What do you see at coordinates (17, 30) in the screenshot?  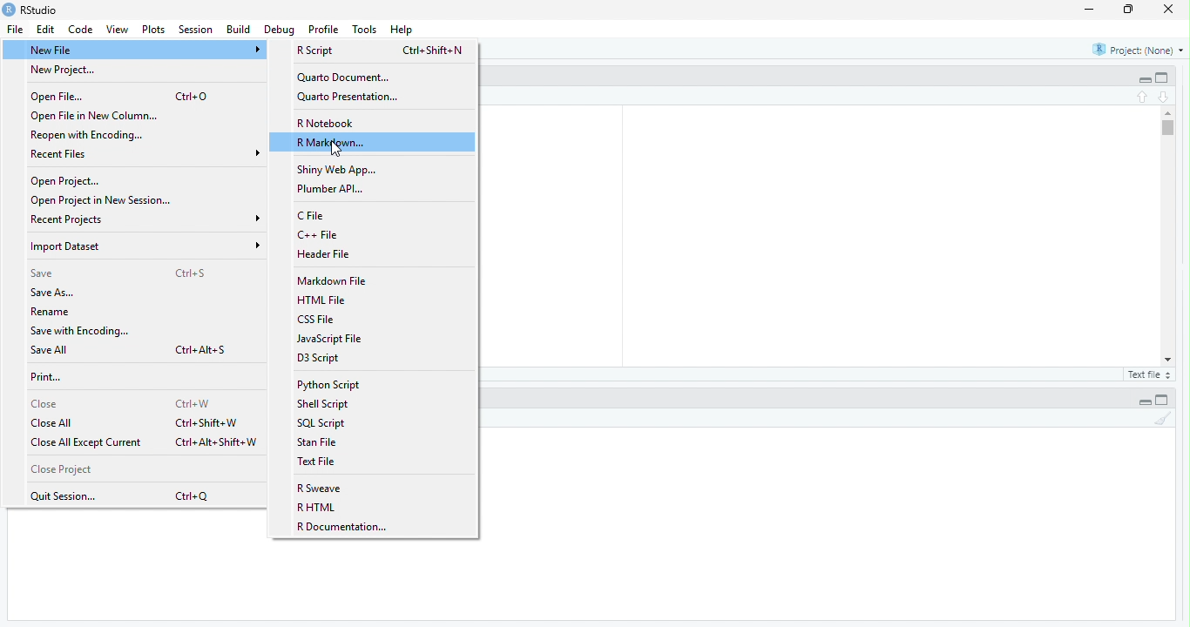 I see `File` at bounding box center [17, 30].